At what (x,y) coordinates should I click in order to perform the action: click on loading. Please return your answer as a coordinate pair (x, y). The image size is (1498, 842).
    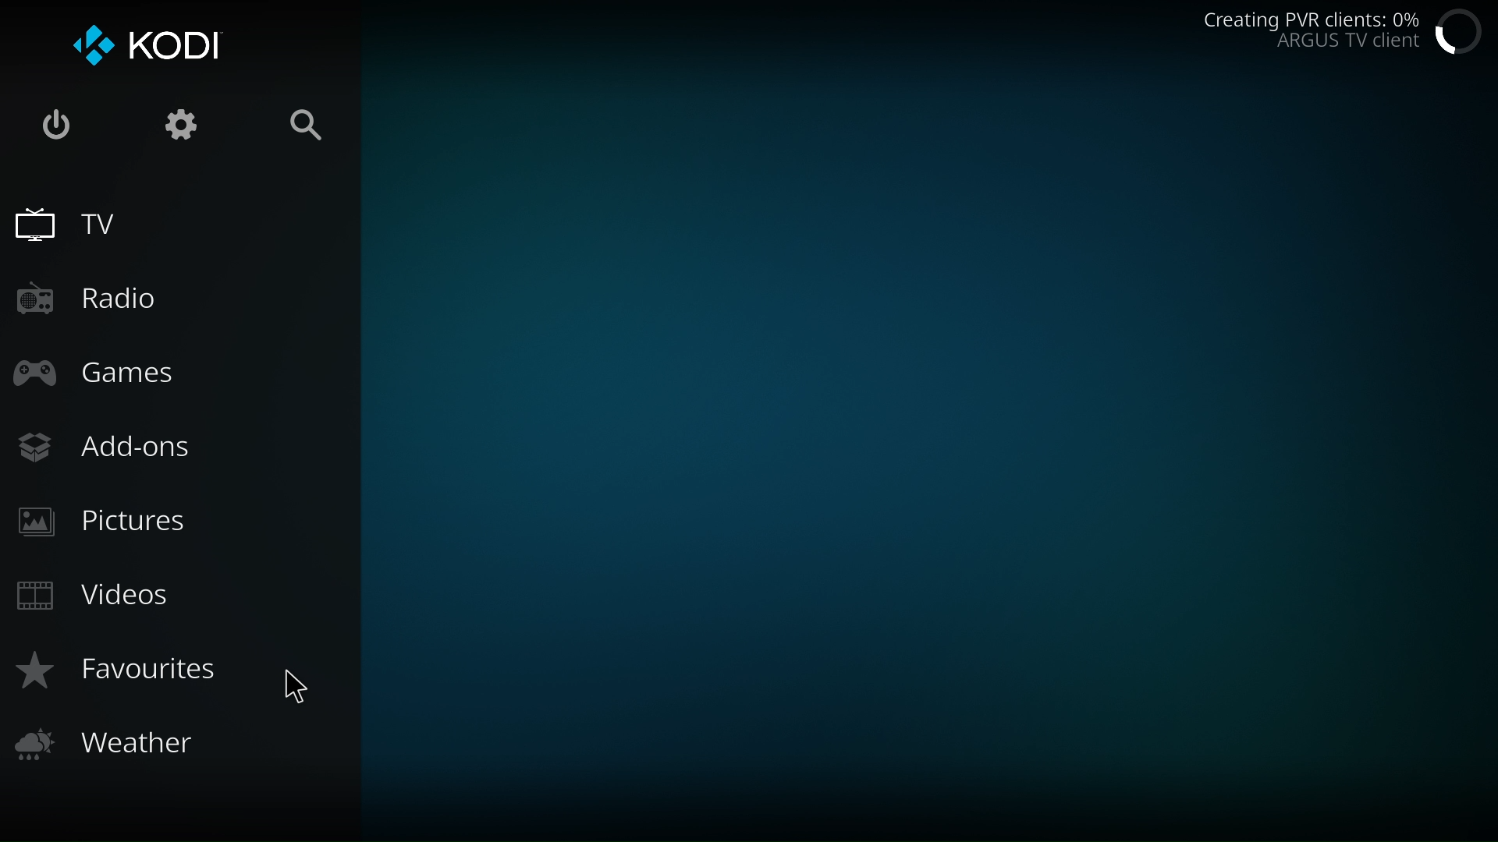
    Looking at the image, I should click on (1460, 30).